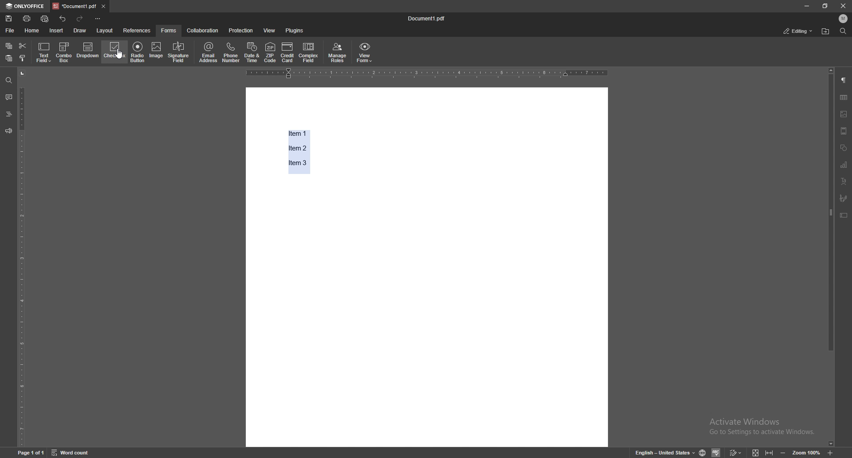  Describe the element at coordinates (9, 97) in the screenshot. I see `comment` at that location.